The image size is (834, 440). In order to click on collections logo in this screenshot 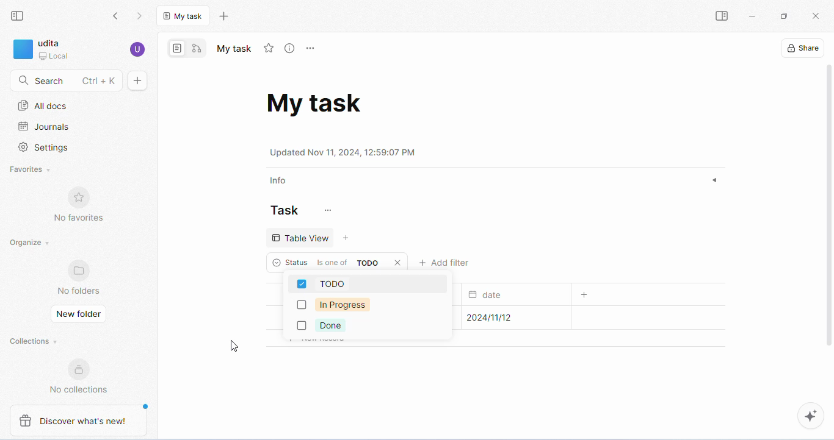, I will do `click(76, 369)`.